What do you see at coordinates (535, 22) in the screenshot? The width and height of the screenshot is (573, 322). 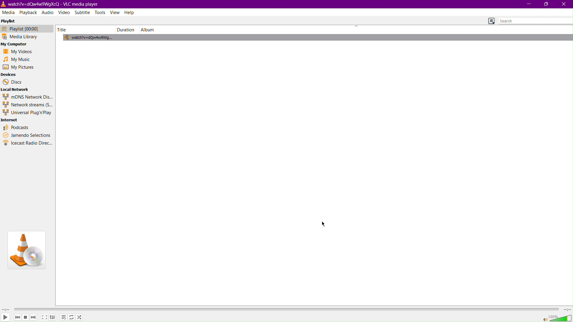 I see `Search bar` at bounding box center [535, 22].